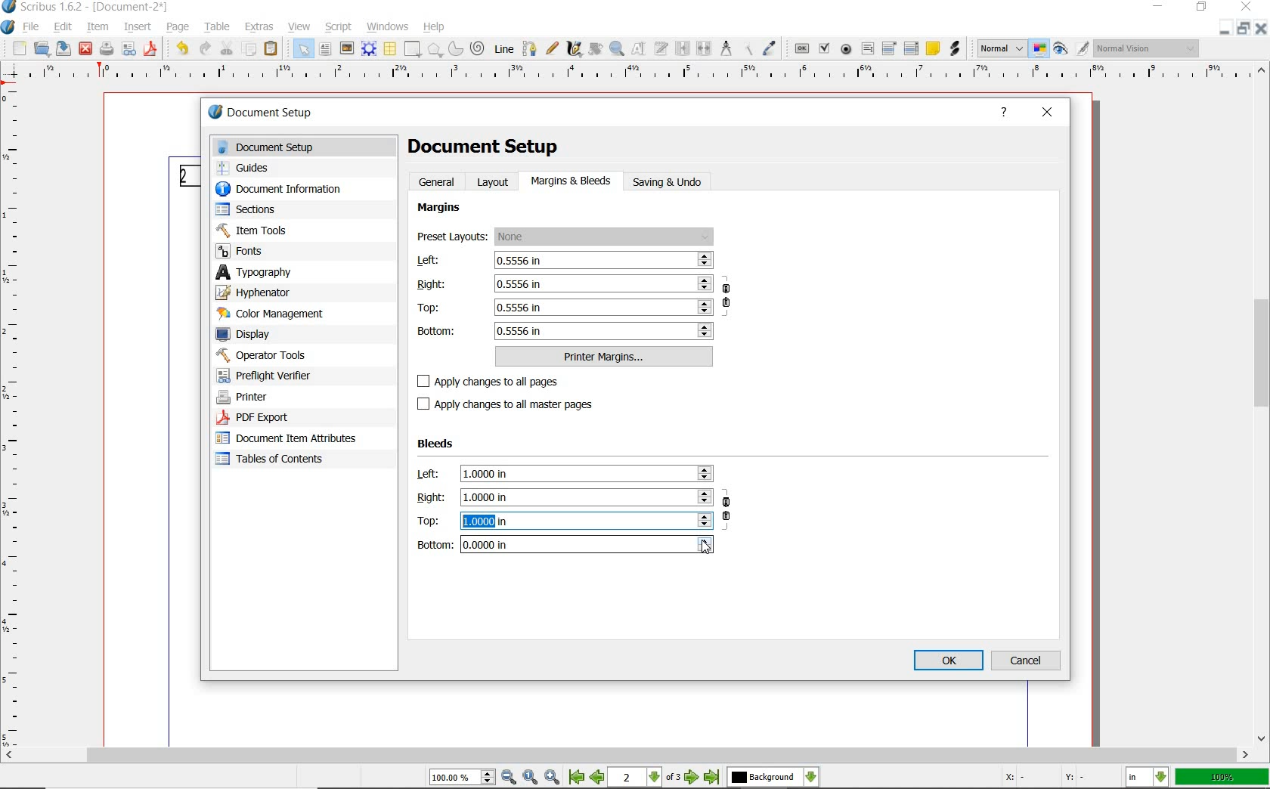 The width and height of the screenshot is (1270, 789). What do you see at coordinates (626, 757) in the screenshot?
I see `scroll bar` at bounding box center [626, 757].